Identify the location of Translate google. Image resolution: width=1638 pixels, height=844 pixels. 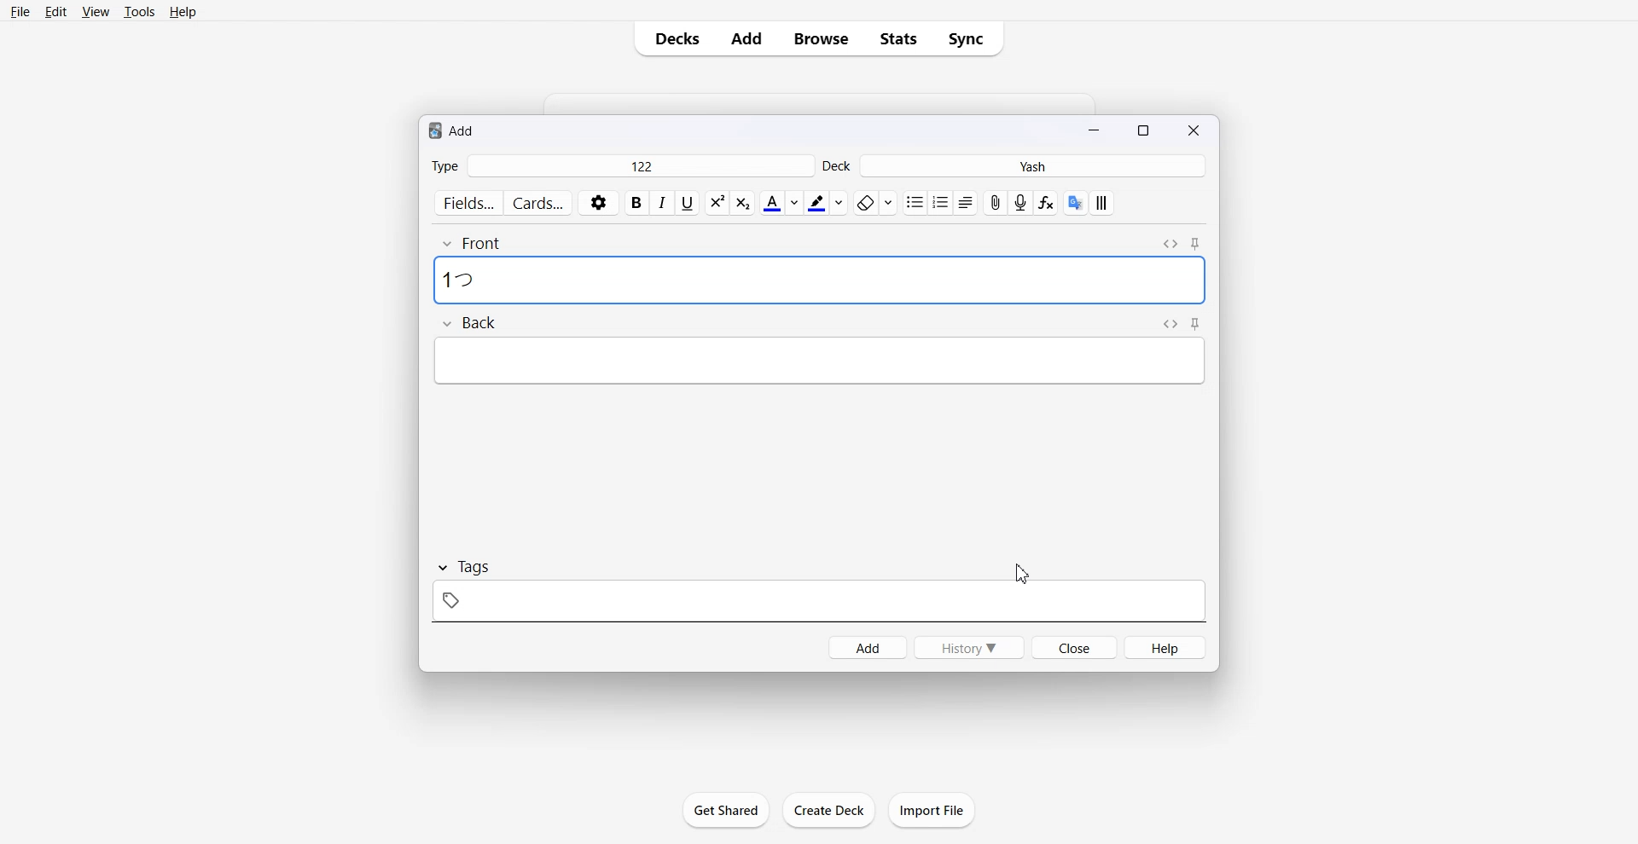
(1073, 202).